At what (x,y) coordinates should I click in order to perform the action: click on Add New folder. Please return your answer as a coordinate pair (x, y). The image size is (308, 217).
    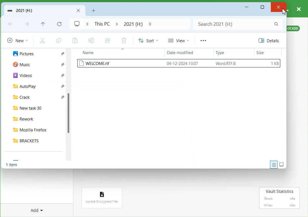
    Looking at the image, I should click on (93, 10).